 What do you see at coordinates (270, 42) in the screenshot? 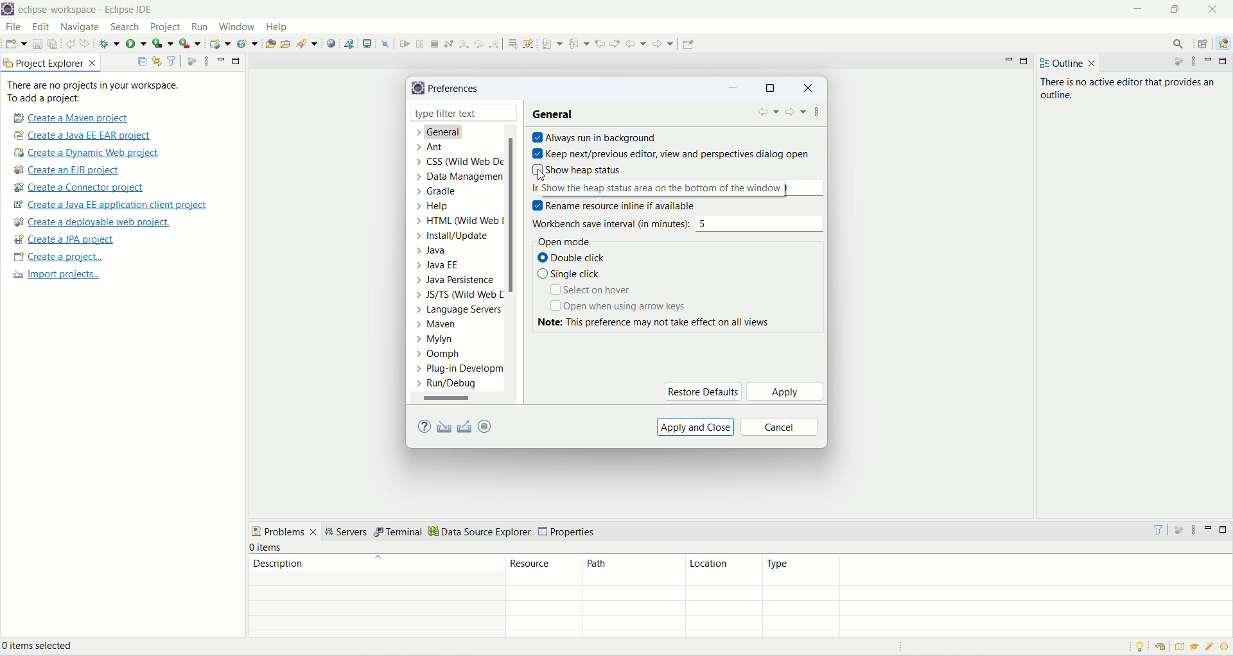
I see `open type` at bounding box center [270, 42].